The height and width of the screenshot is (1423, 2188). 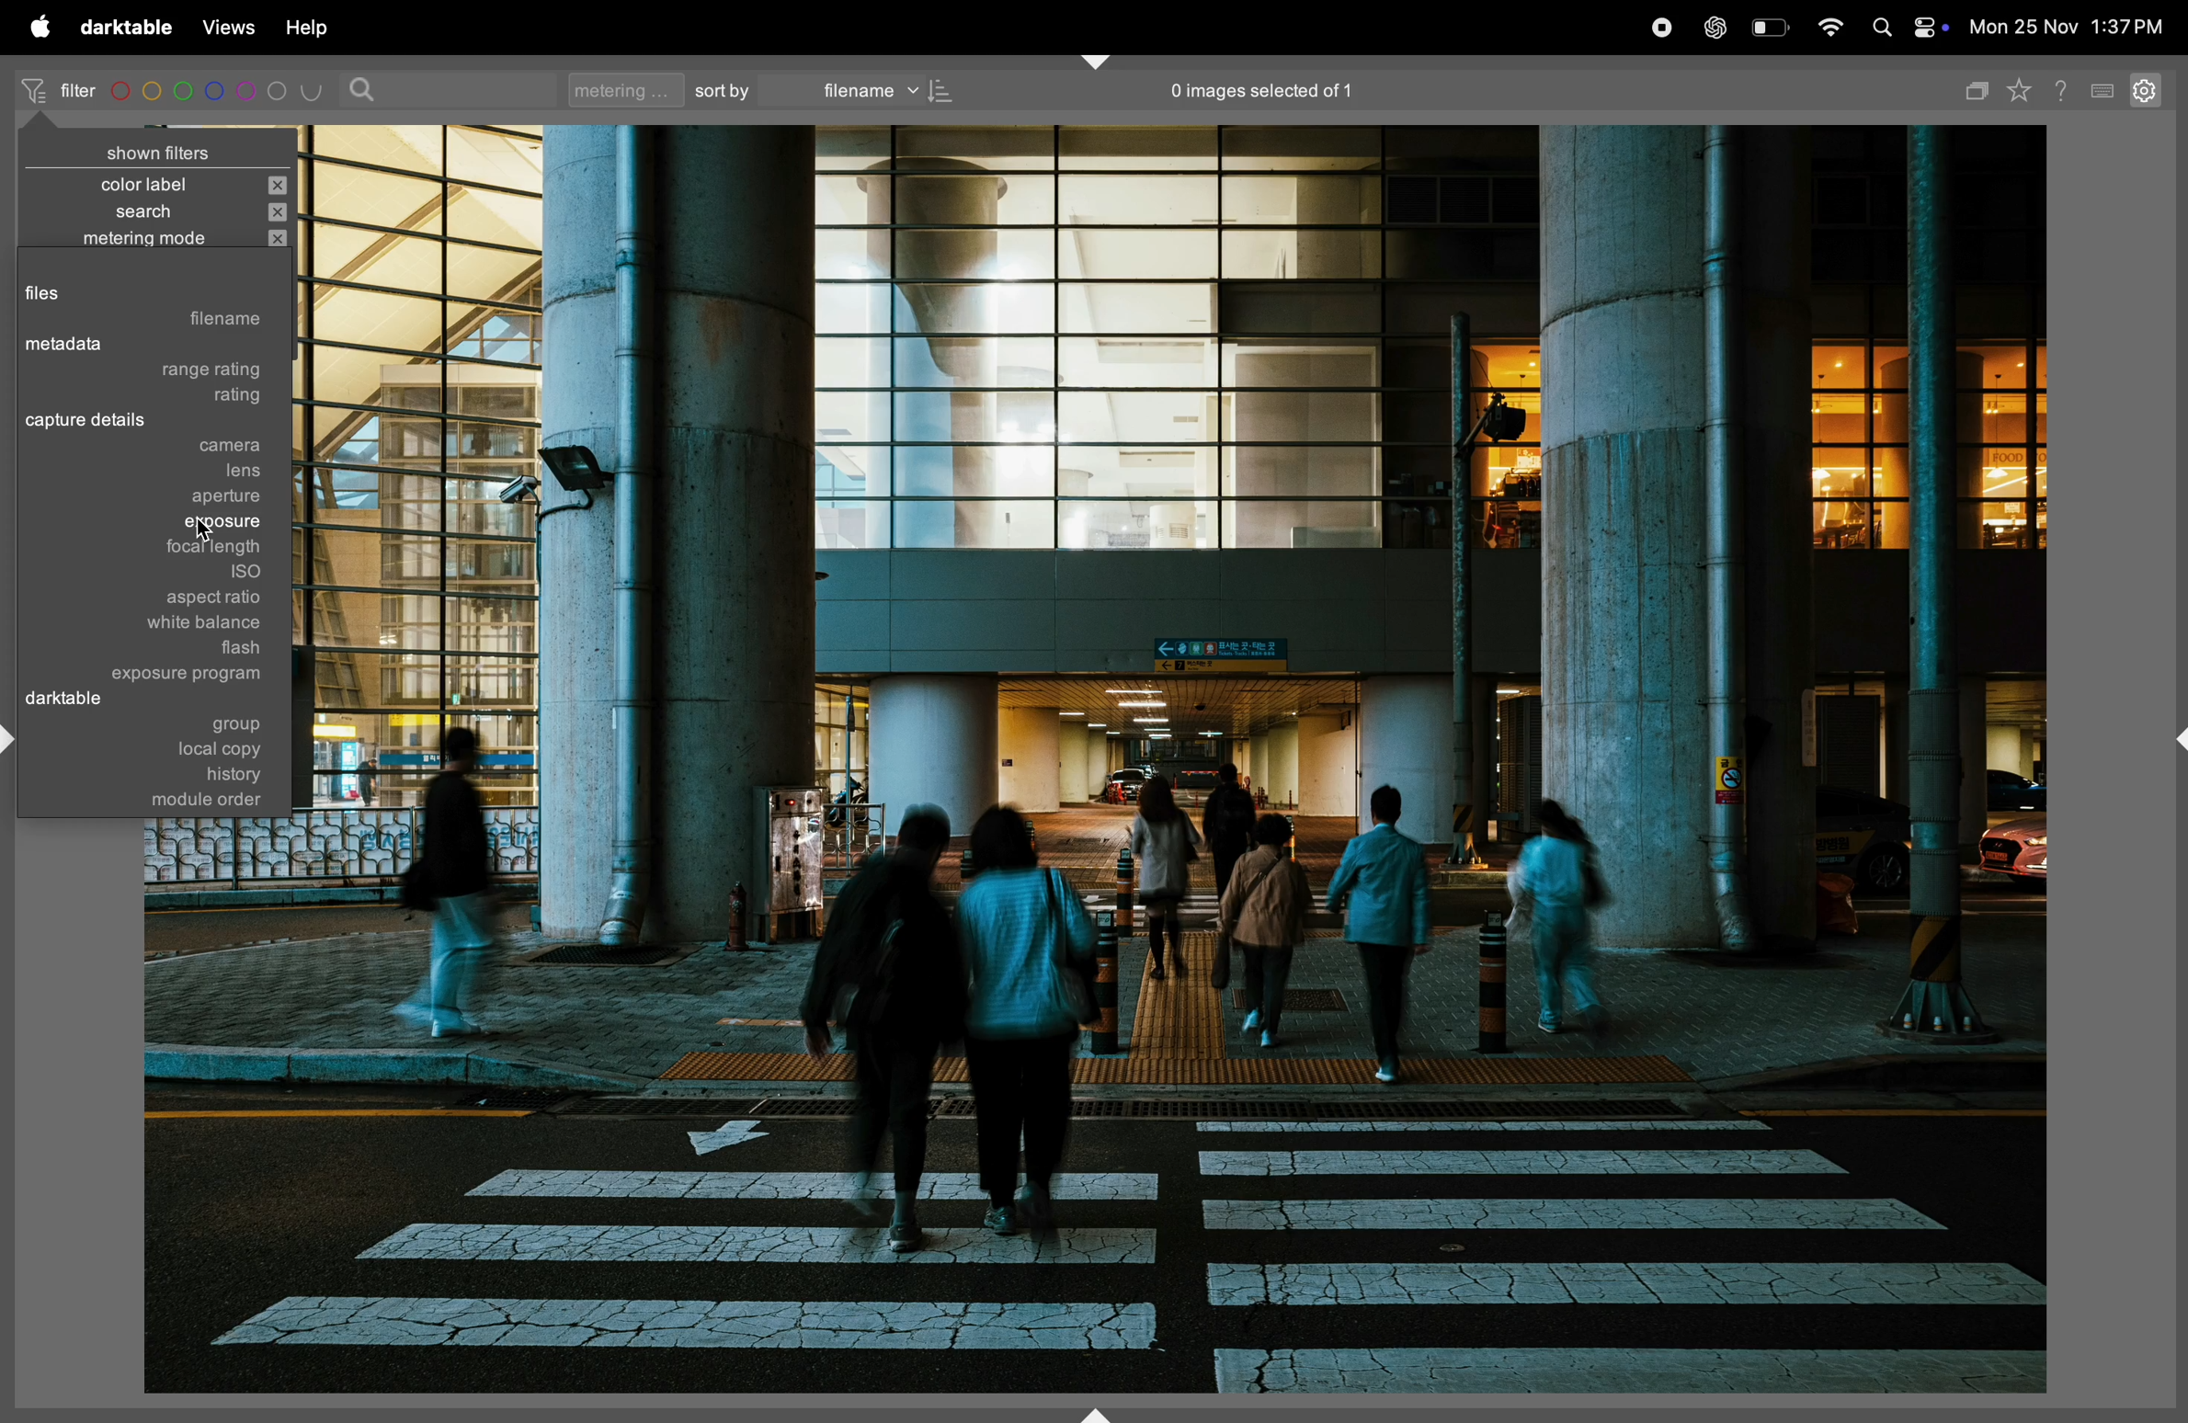 What do you see at coordinates (199, 805) in the screenshot?
I see `module order` at bounding box center [199, 805].